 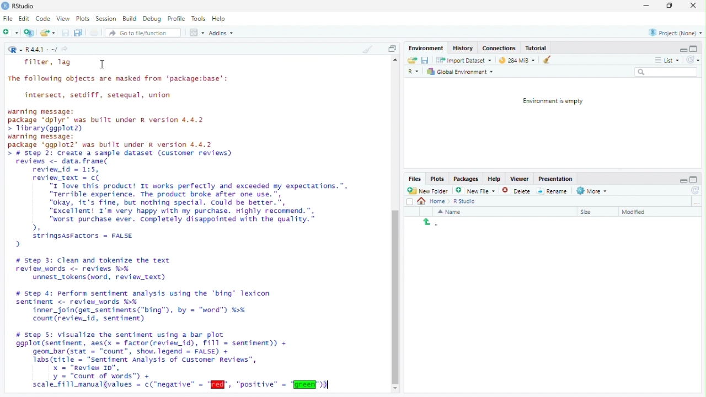 What do you see at coordinates (113, 128) in the screenshot?
I see `warning message:
package ‘dplyr’ was built under R version 4.4.2

> Vibrary(ggplot2)

warning message:

package ‘0oplot2’ was built under R version 4.4.2` at bounding box center [113, 128].